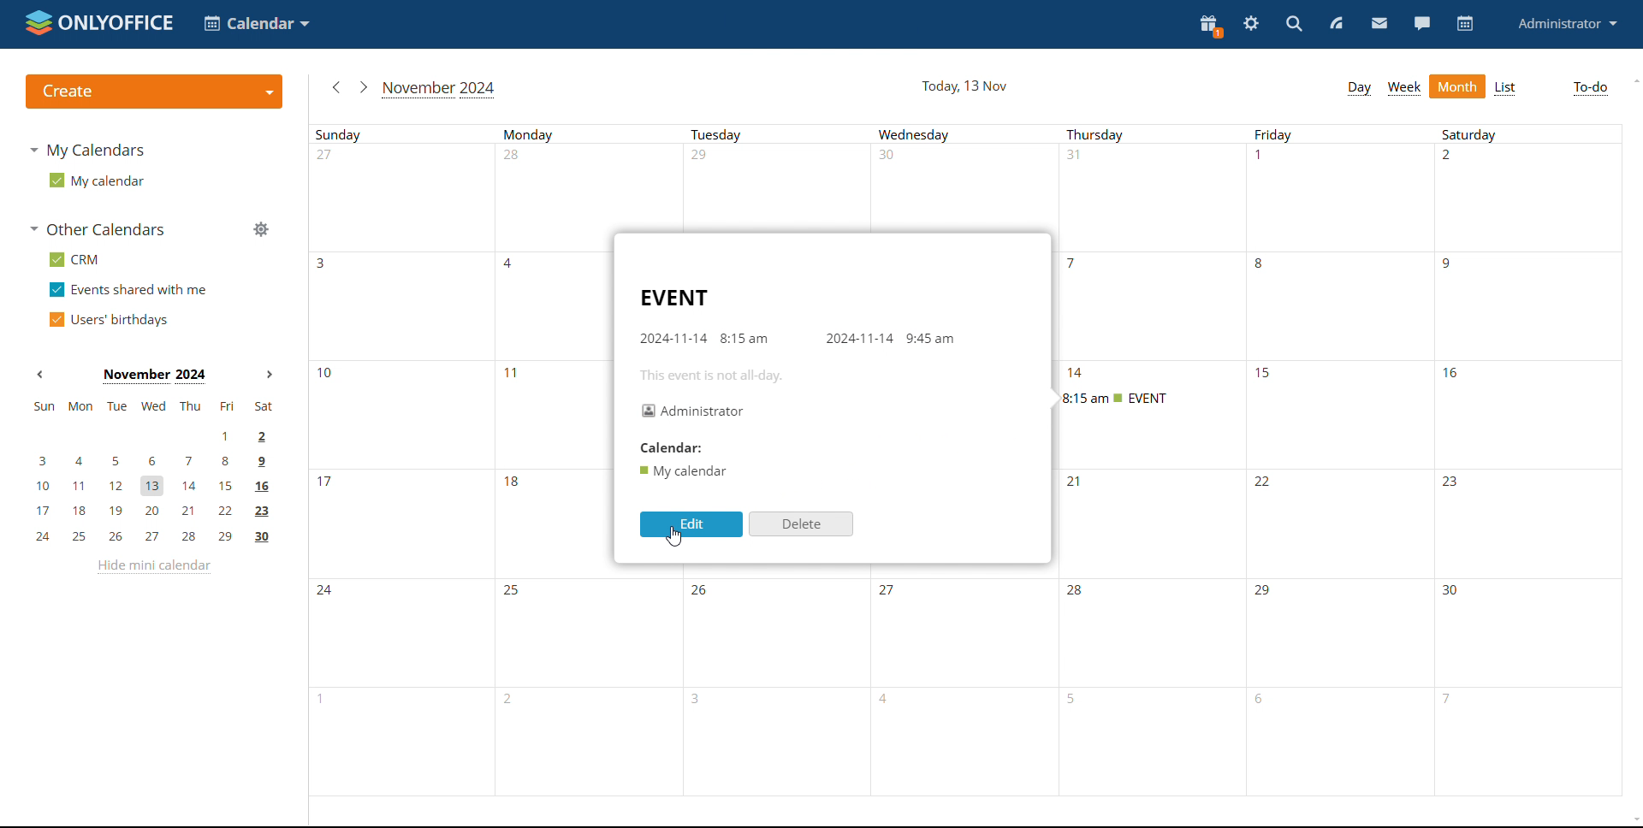 This screenshot has width=1643, height=828. Describe the element at coordinates (260, 229) in the screenshot. I see `manage` at that location.